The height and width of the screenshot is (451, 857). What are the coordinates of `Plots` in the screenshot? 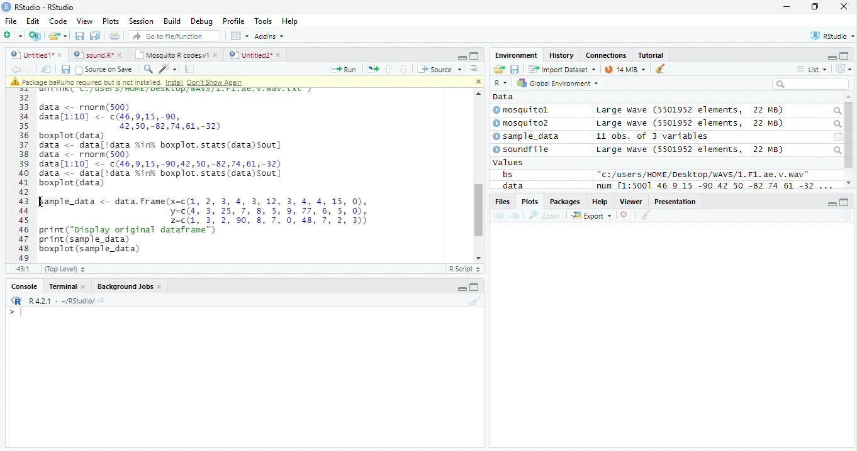 It's located at (529, 202).